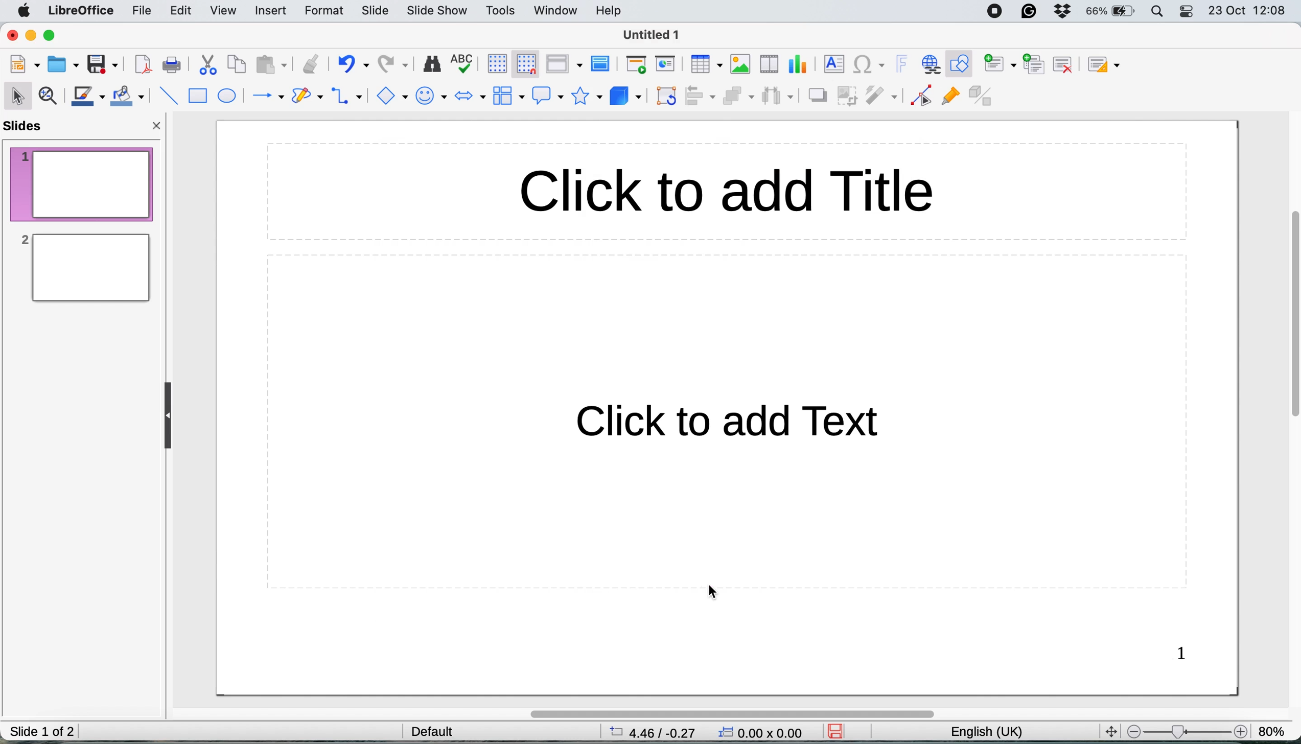 This screenshot has width=1301, height=744. I want to click on transformations, so click(668, 98).